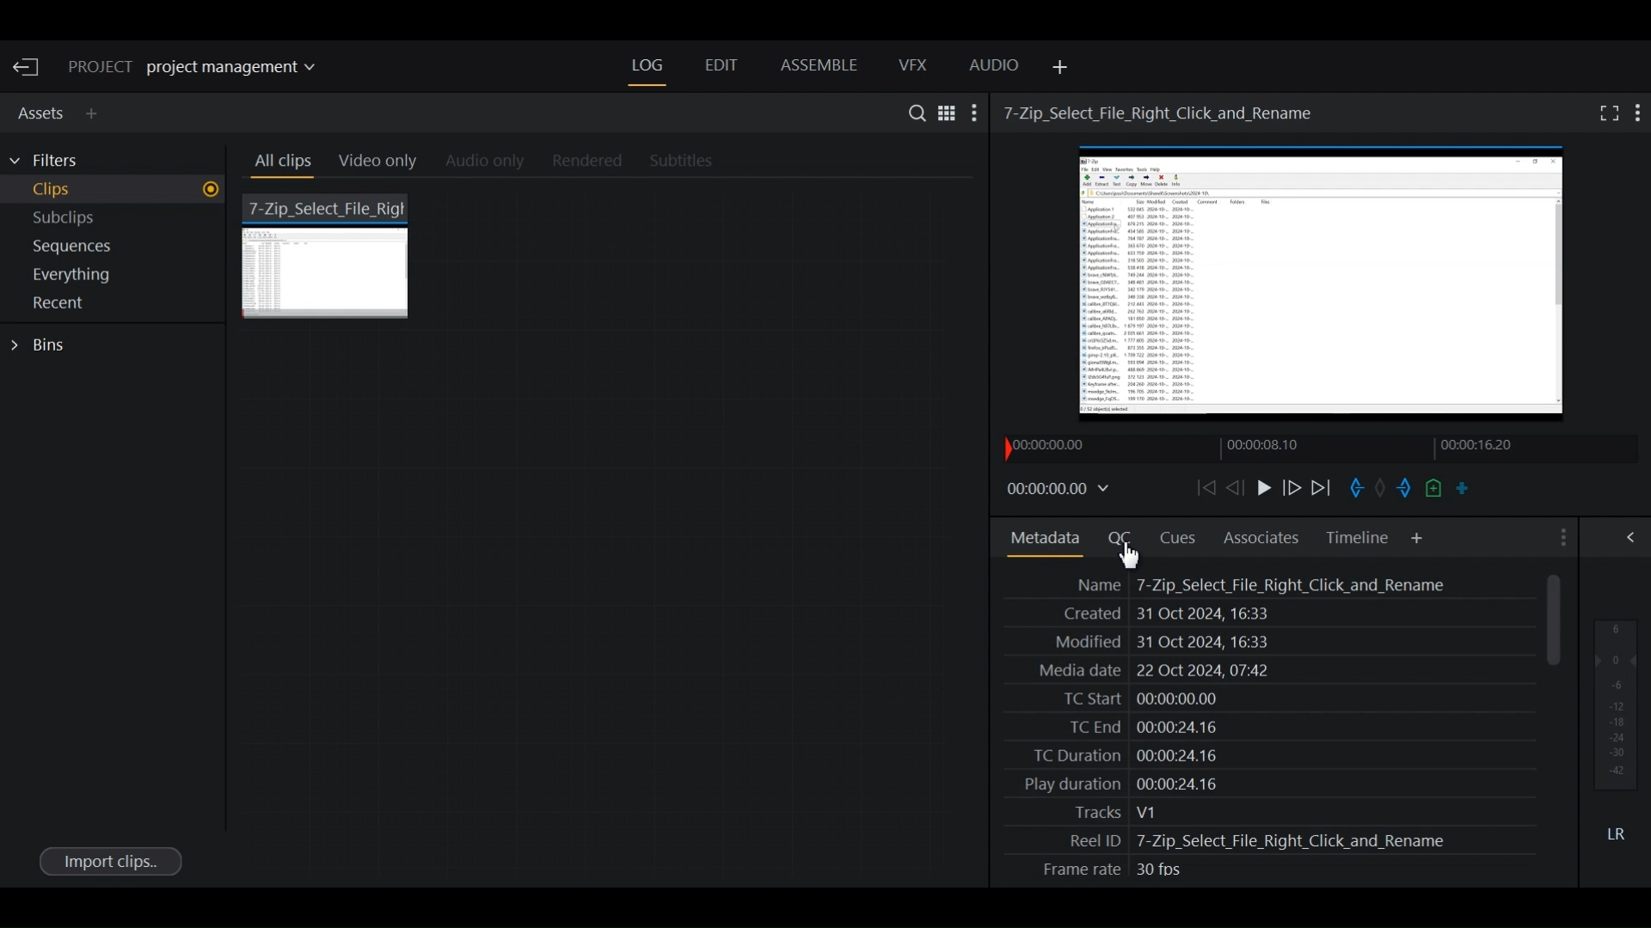  I want to click on Assemble, so click(819, 65).